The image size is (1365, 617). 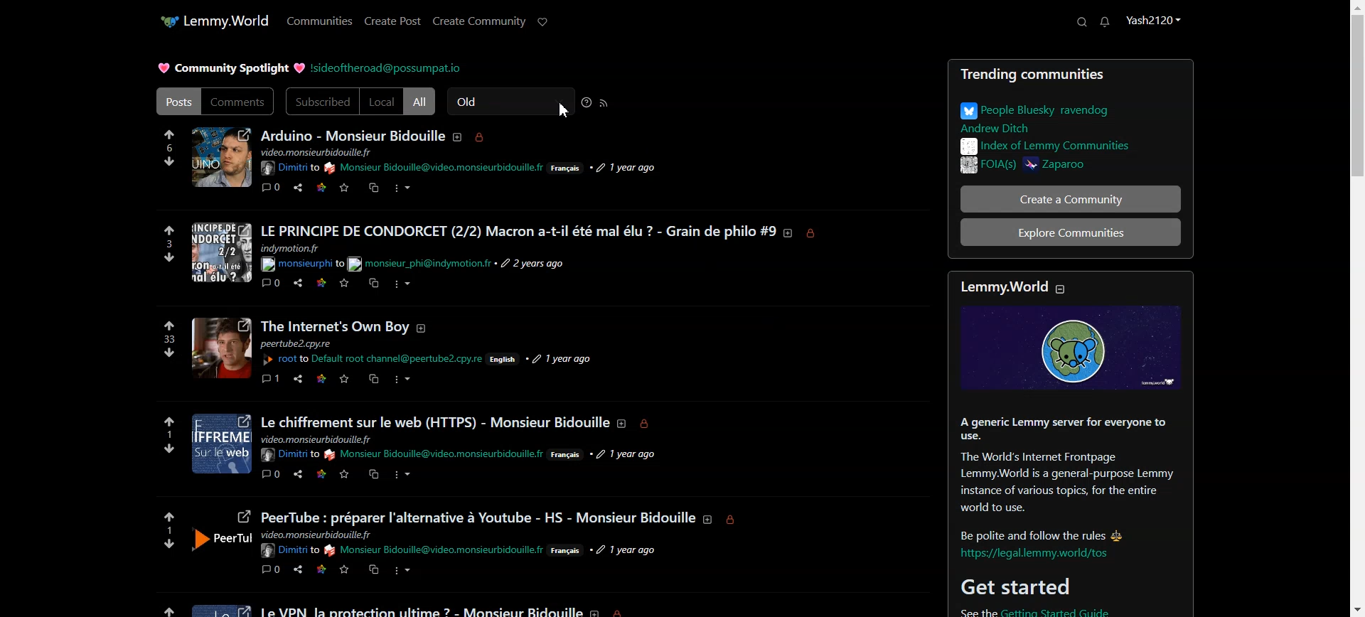 What do you see at coordinates (644, 168) in the screenshot?
I see `1 year ago` at bounding box center [644, 168].